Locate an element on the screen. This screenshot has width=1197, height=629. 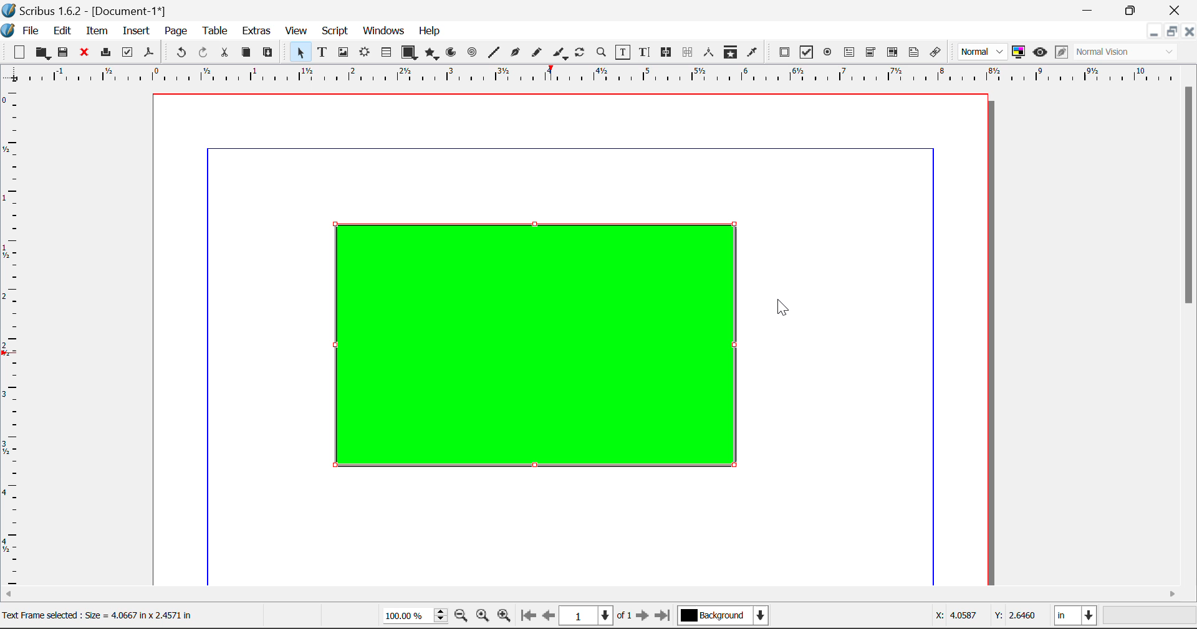
Measurements is located at coordinates (711, 52).